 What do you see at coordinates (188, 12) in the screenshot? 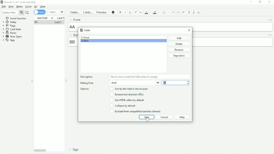
I see `Attach picture/audio/video` at bounding box center [188, 12].